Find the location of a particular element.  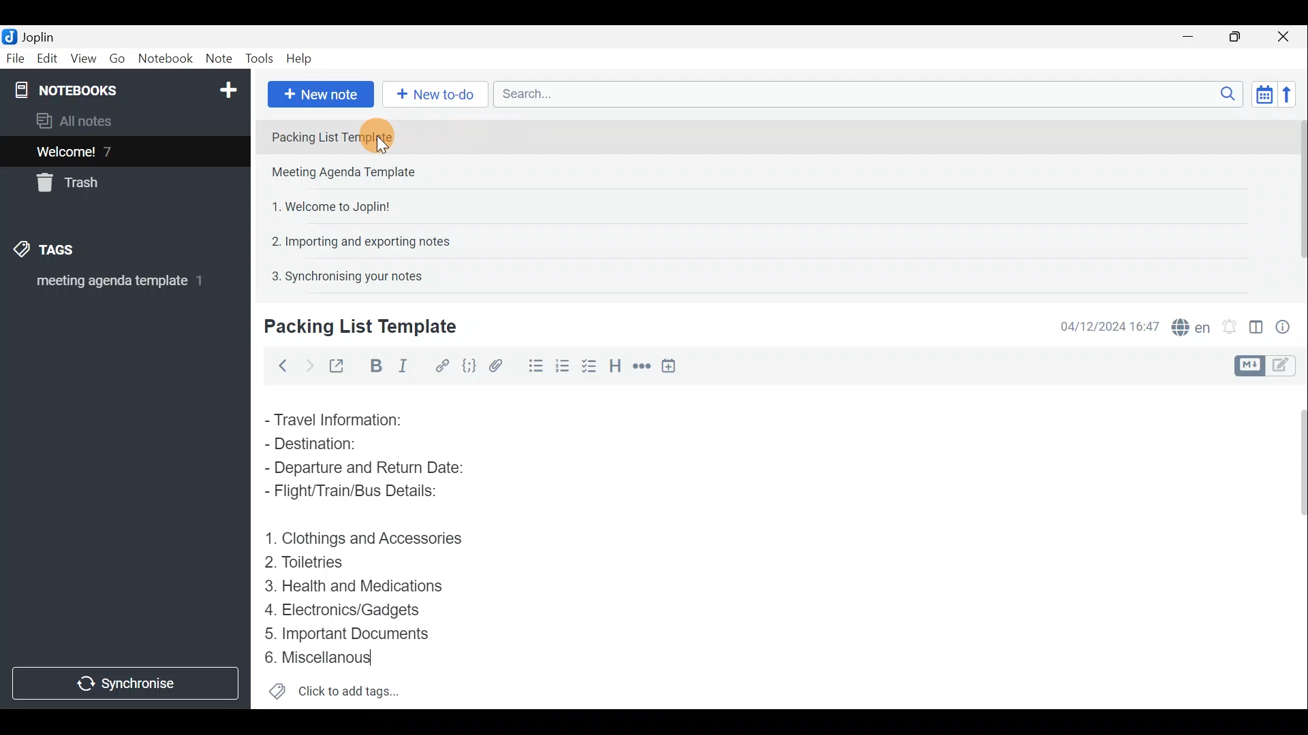

Note is located at coordinates (218, 59).